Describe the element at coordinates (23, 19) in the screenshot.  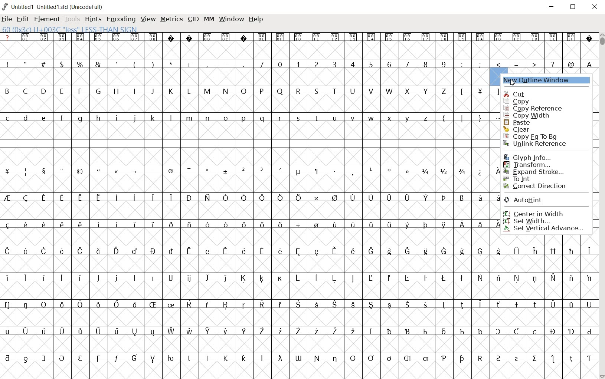
I see `edit` at that location.